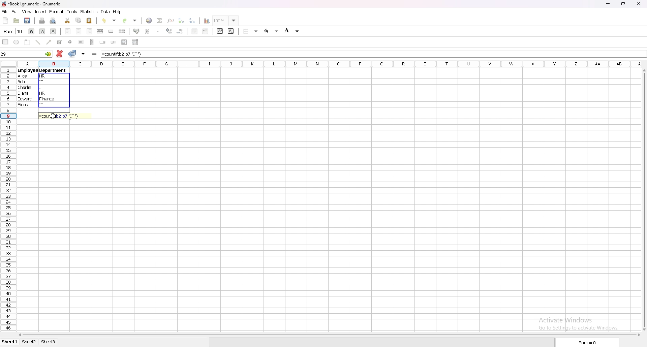  What do you see at coordinates (124, 42) in the screenshot?
I see `list` at bounding box center [124, 42].